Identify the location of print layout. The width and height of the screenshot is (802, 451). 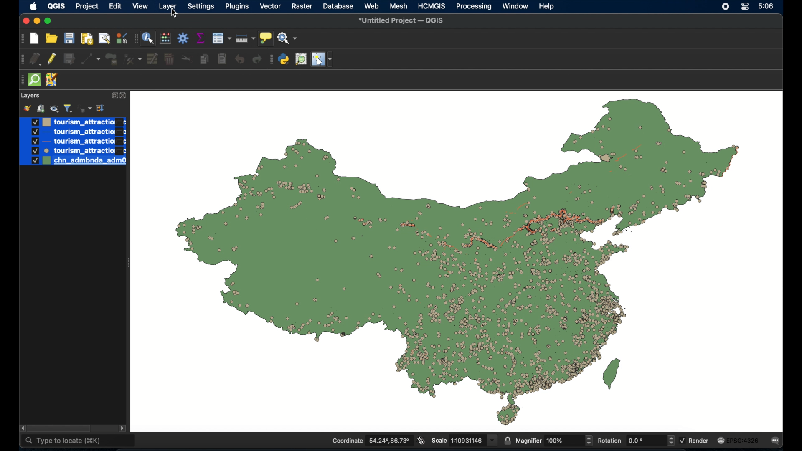
(87, 38).